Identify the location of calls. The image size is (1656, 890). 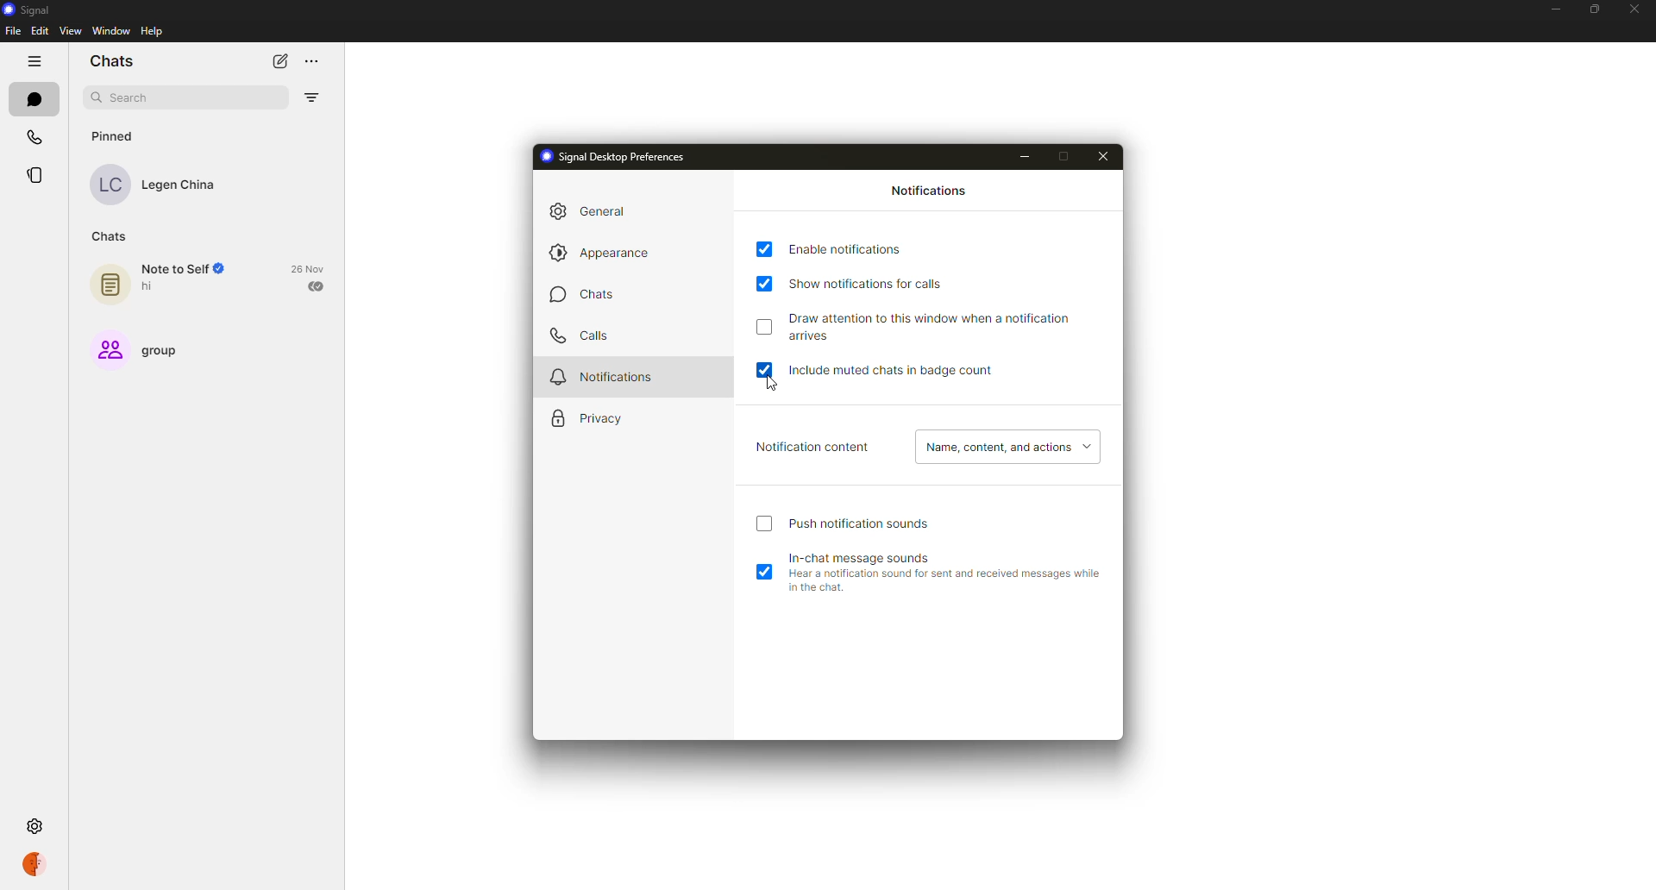
(581, 336).